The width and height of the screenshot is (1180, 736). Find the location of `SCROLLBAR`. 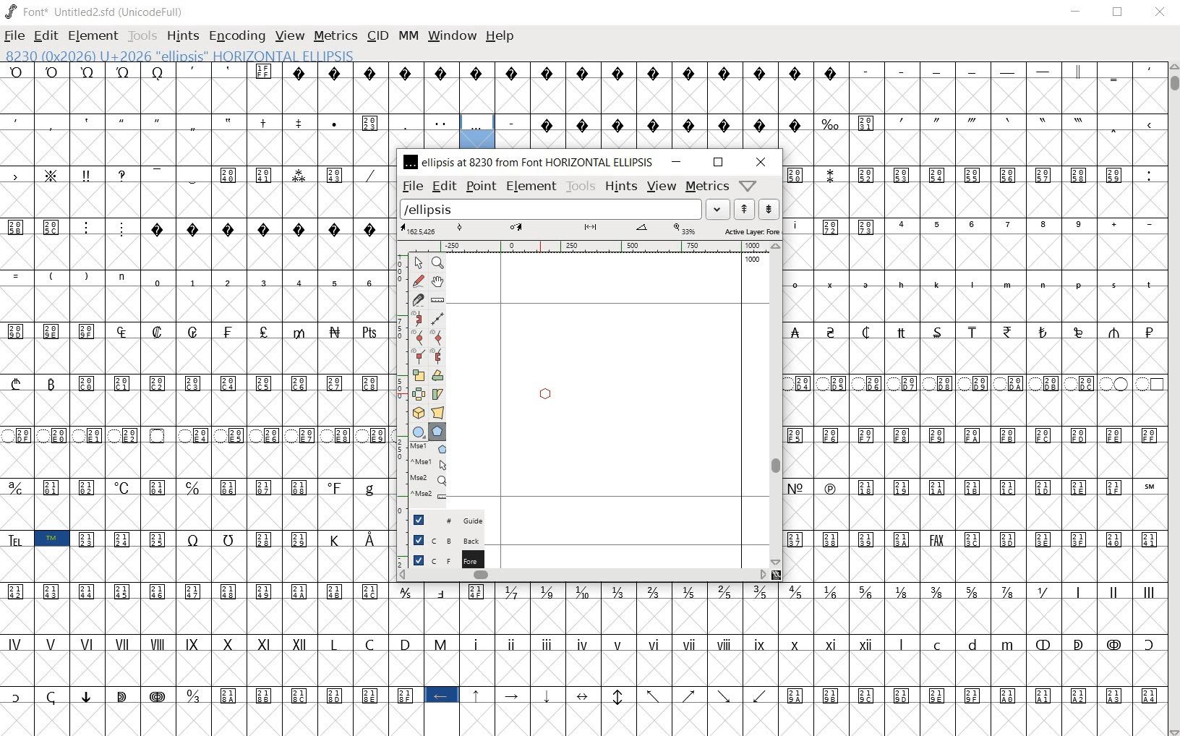

SCROLLBAR is located at coordinates (1173, 399).